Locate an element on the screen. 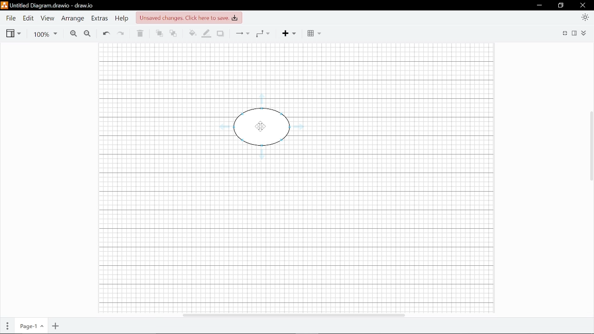  To back is located at coordinates (174, 34).